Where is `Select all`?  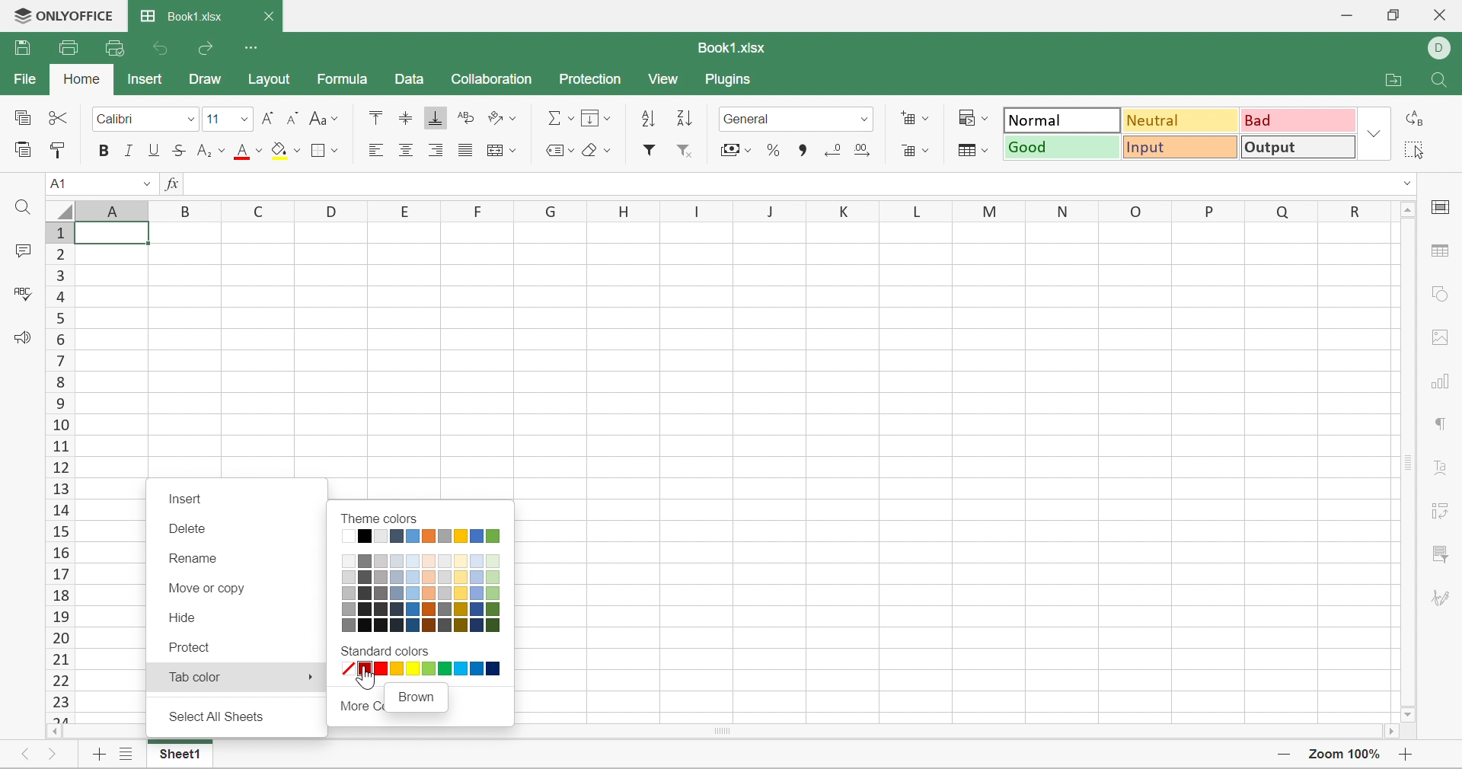 Select all is located at coordinates (1410, 149).